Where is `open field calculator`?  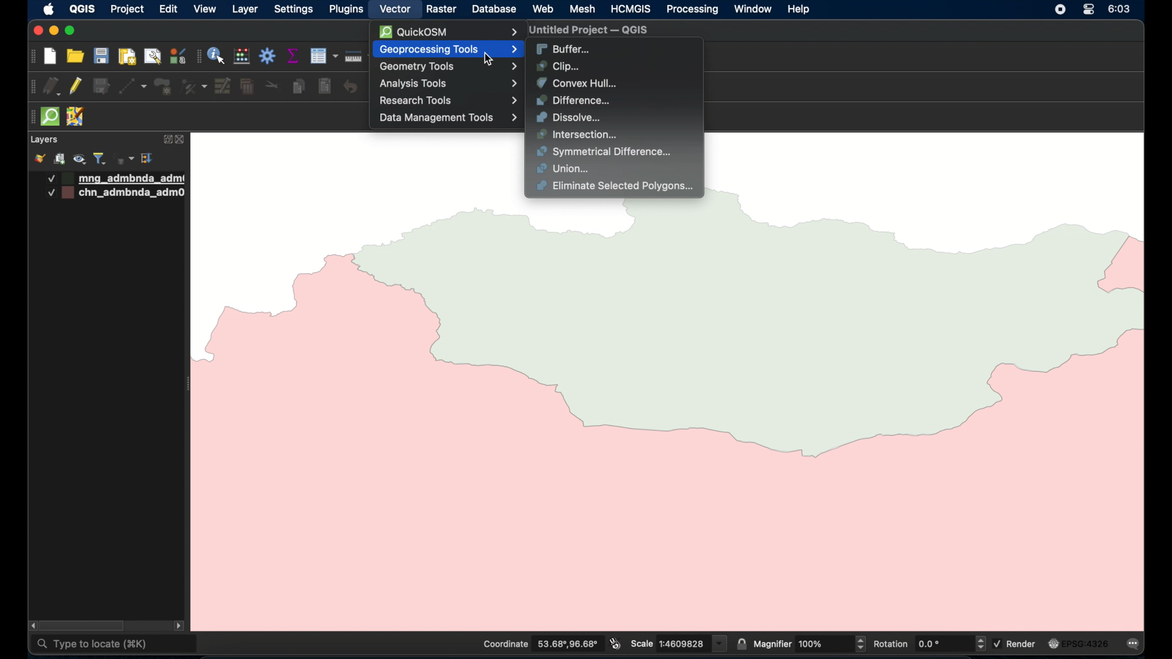
open field calculator is located at coordinates (242, 57).